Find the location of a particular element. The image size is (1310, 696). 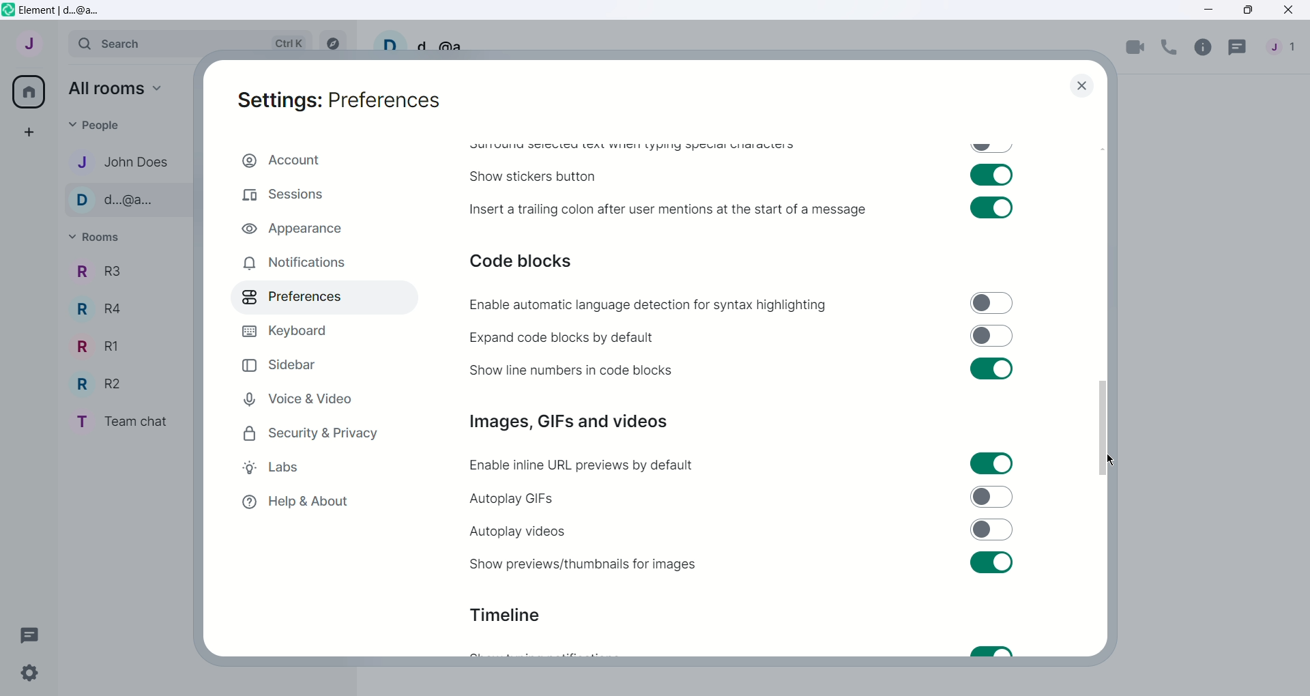

Enable automatic language detection for syntax highlighting is located at coordinates (648, 304).